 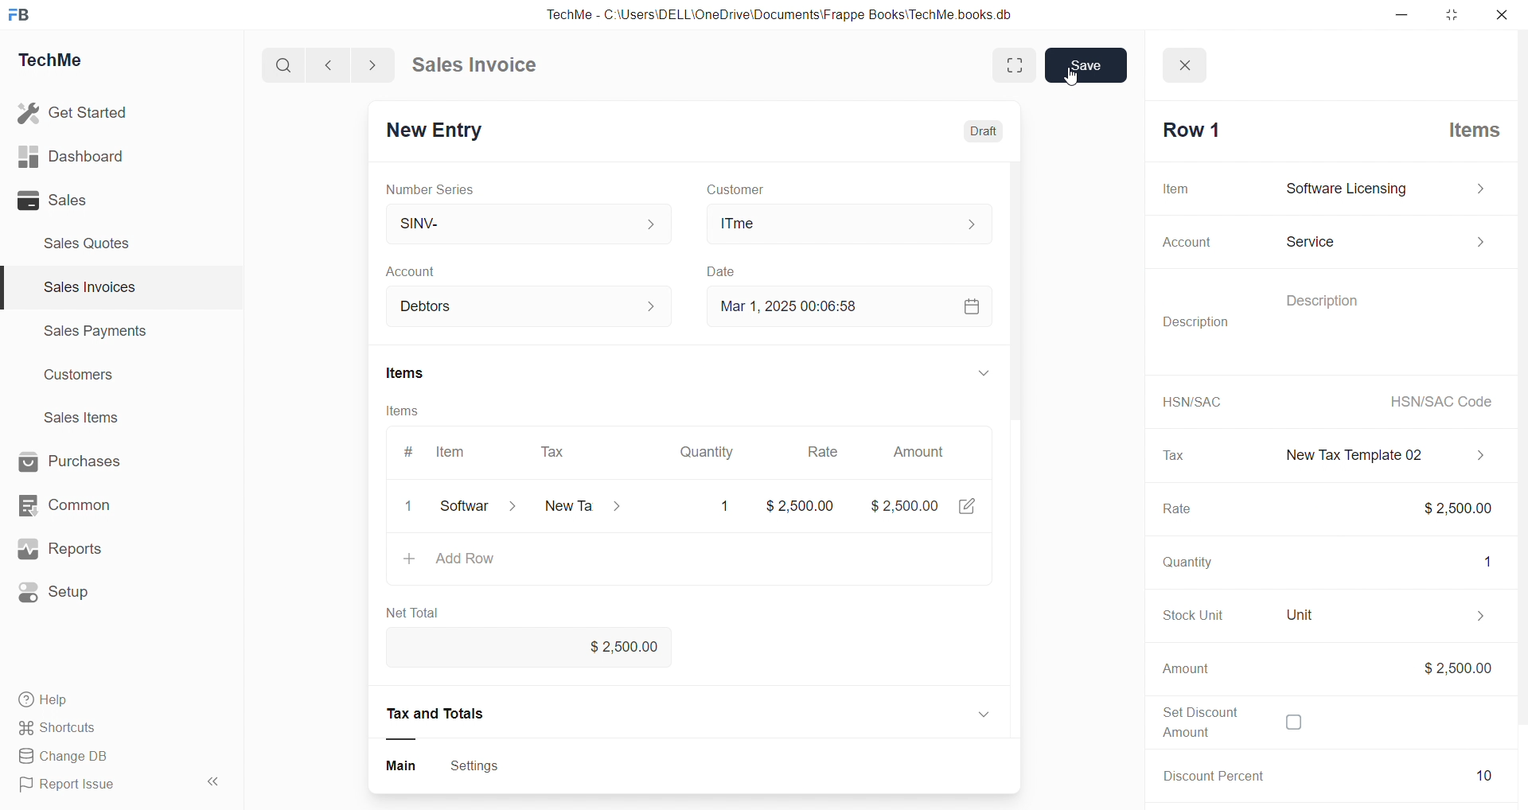 I want to click on Set Discount
Amount, so click(x=1192, y=721).